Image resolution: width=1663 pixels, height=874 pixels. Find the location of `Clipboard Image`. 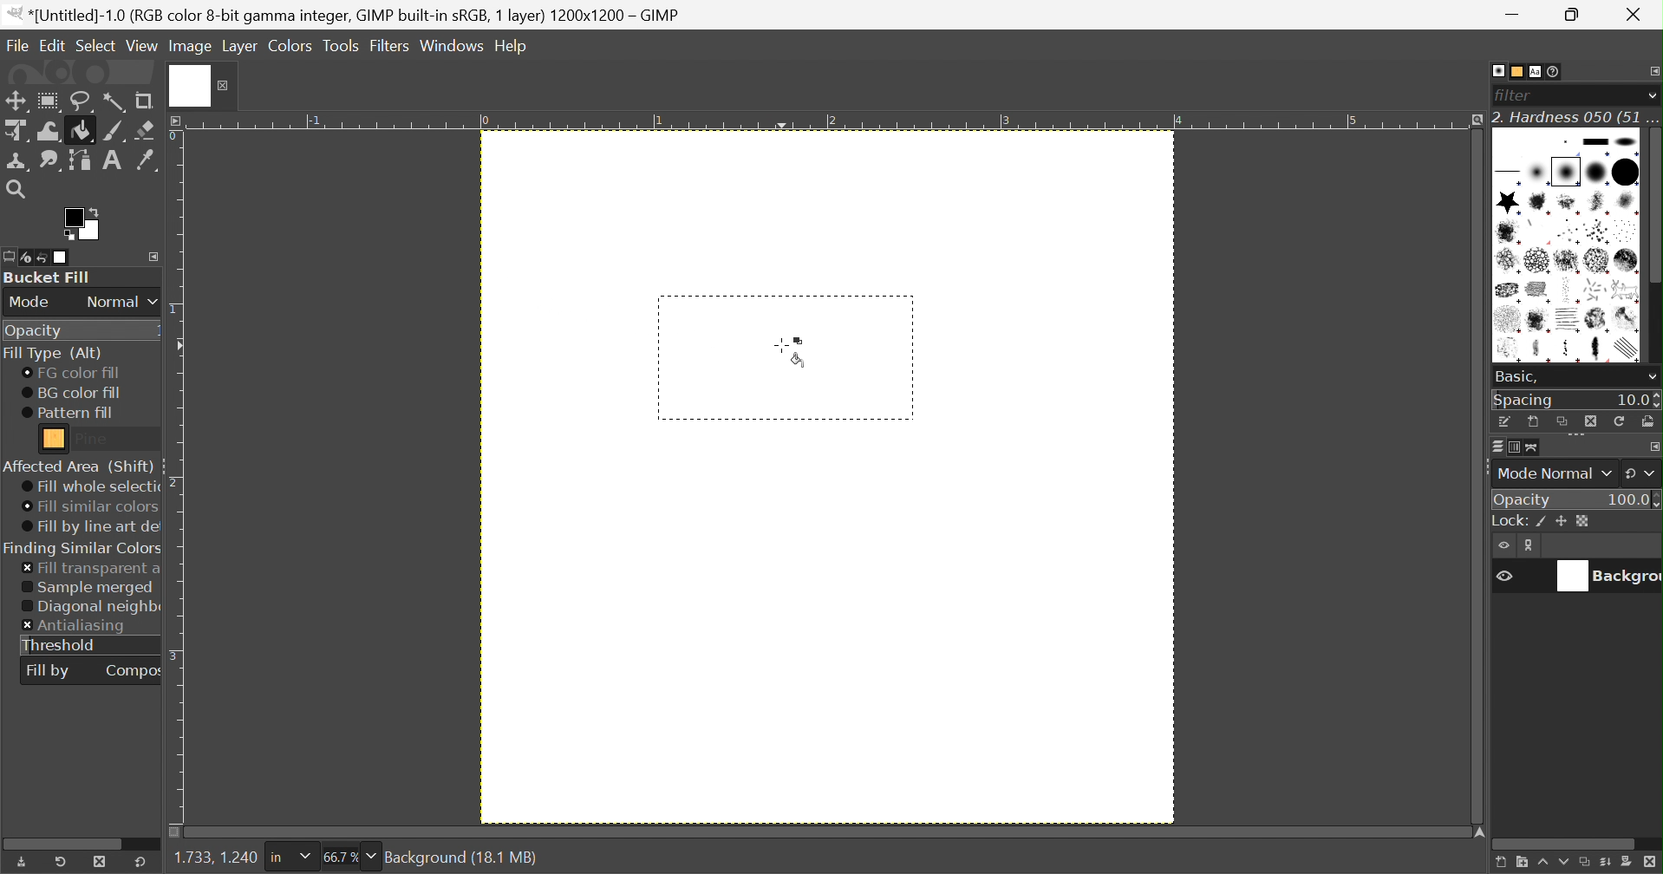

Clipboard Image is located at coordinates (1511, 143).